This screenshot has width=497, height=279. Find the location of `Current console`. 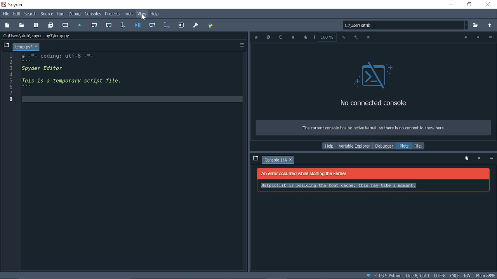

Current console is located at coordinates (276, 160).